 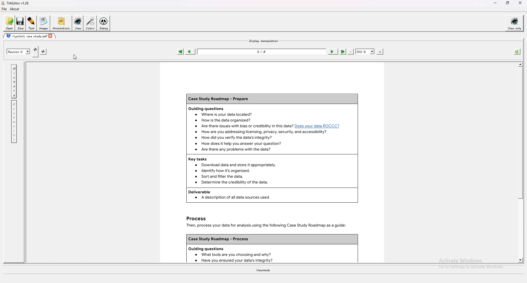 I want to click on Then, process your data for analysis using the following Case Study Roadmap as a guide:, so click(x=266, y=226).